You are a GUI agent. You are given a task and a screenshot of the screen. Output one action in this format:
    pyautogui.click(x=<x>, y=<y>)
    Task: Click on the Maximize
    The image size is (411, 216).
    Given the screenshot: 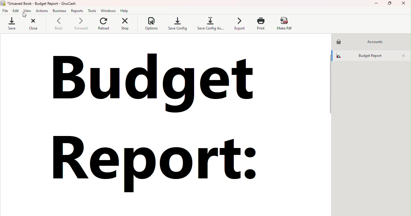 What is the action you would take?
    pyautogui.click(x=392, y=5)
    